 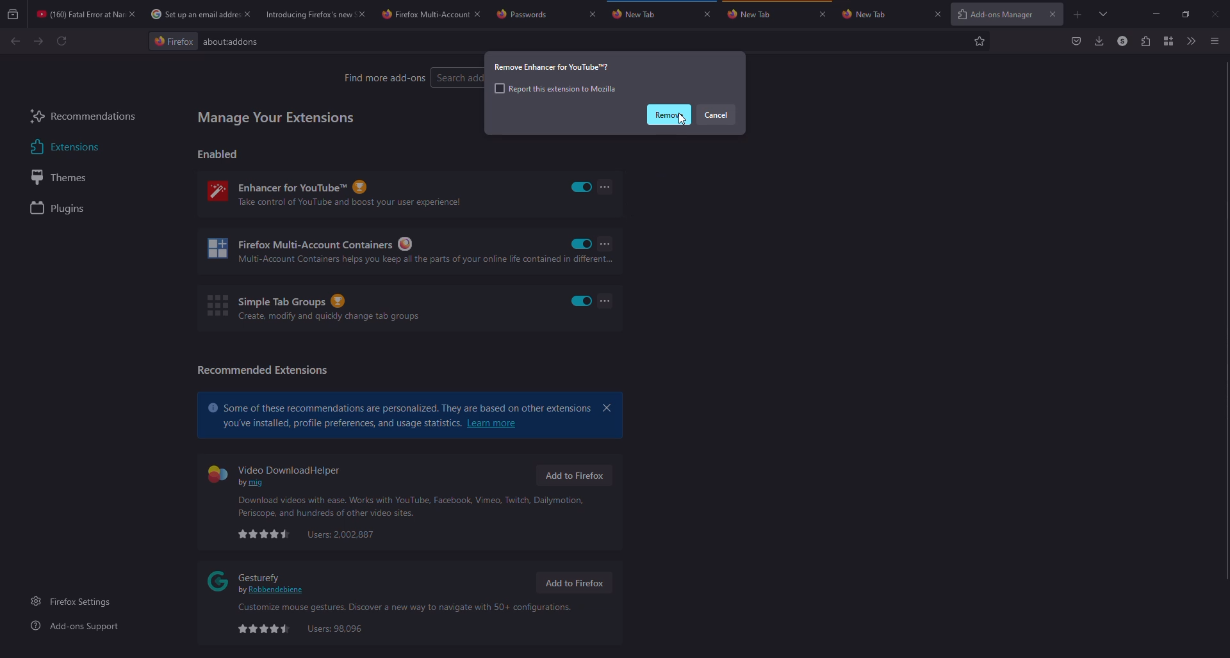 I want to click on manage, so click(x=277, y=118).